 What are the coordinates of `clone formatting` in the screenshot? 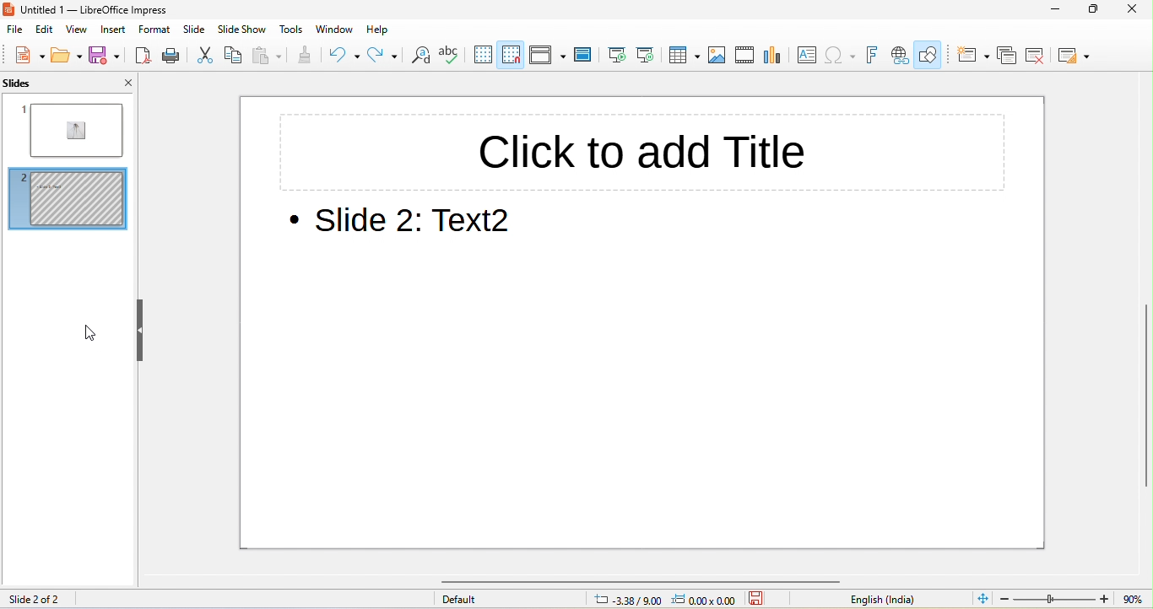 It's located at (306, 58).